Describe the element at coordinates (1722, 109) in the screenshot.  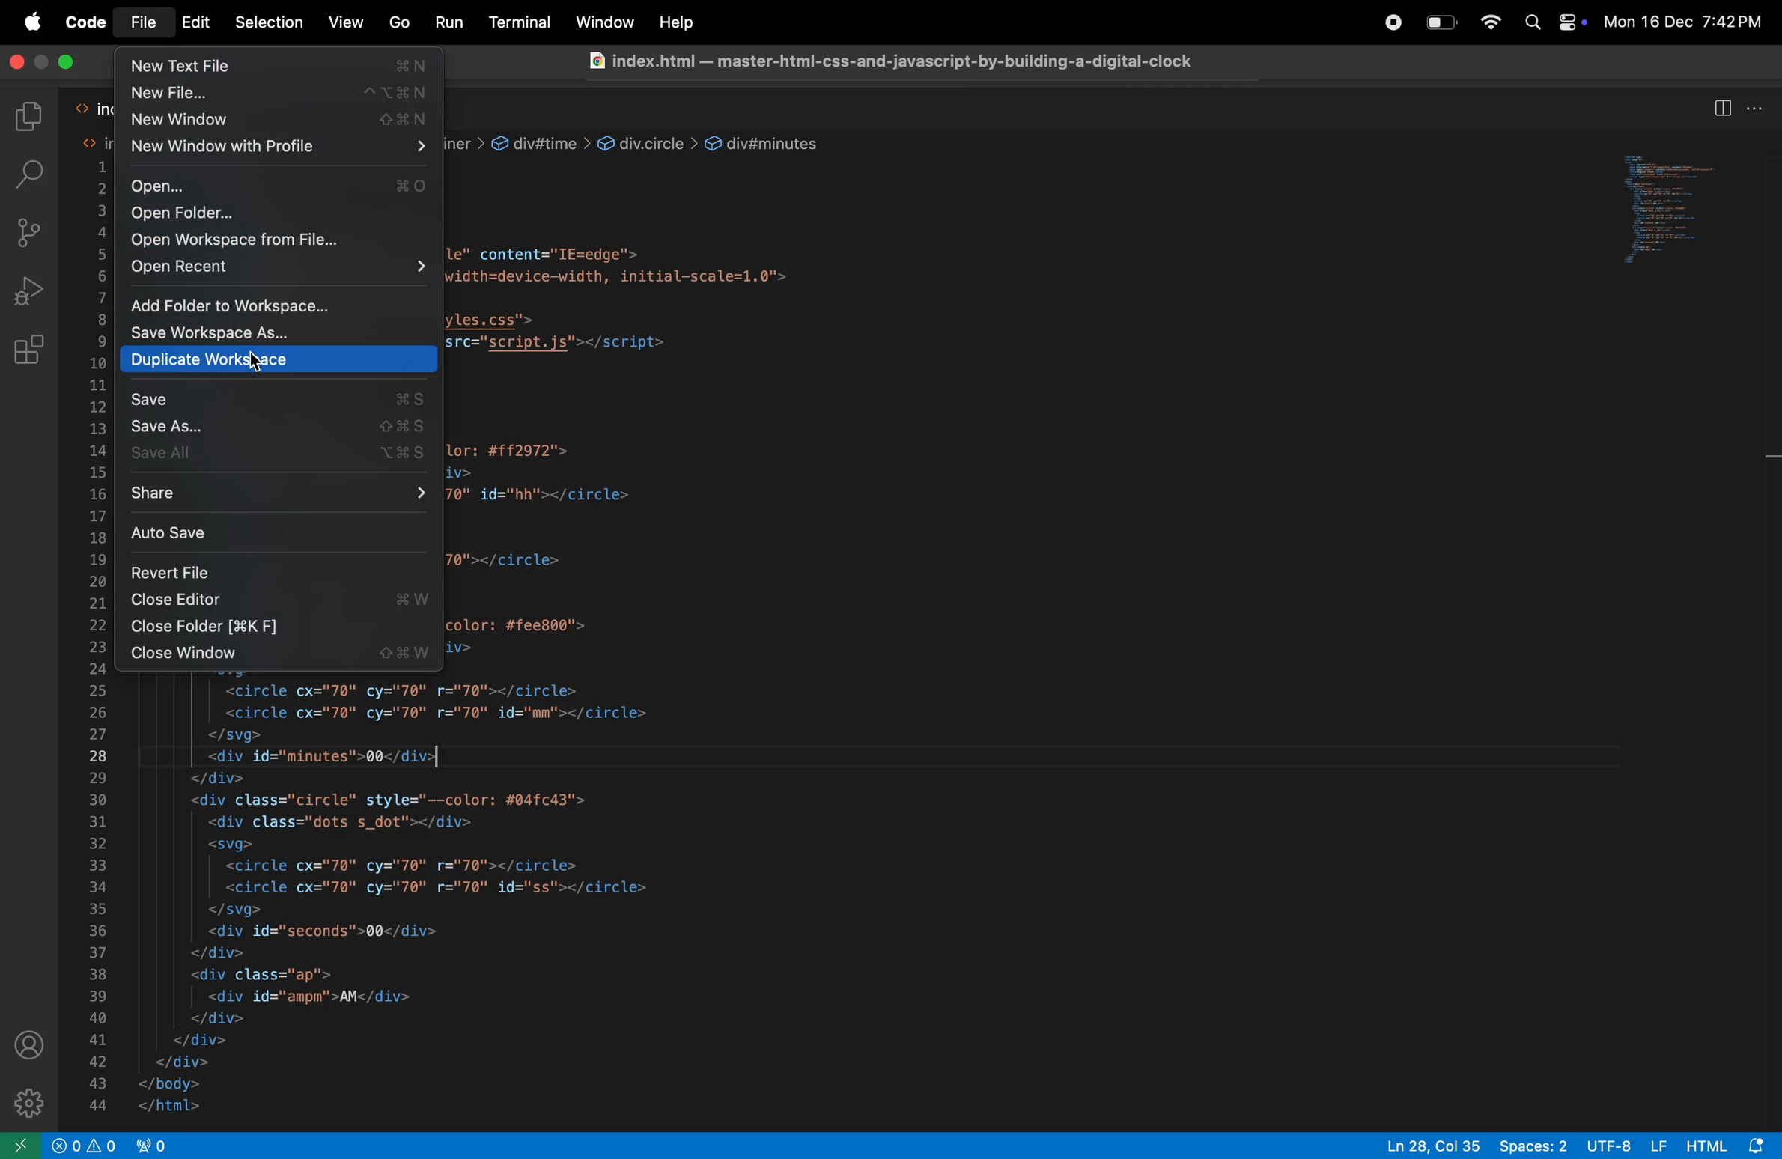
I see `split editor` at that location.